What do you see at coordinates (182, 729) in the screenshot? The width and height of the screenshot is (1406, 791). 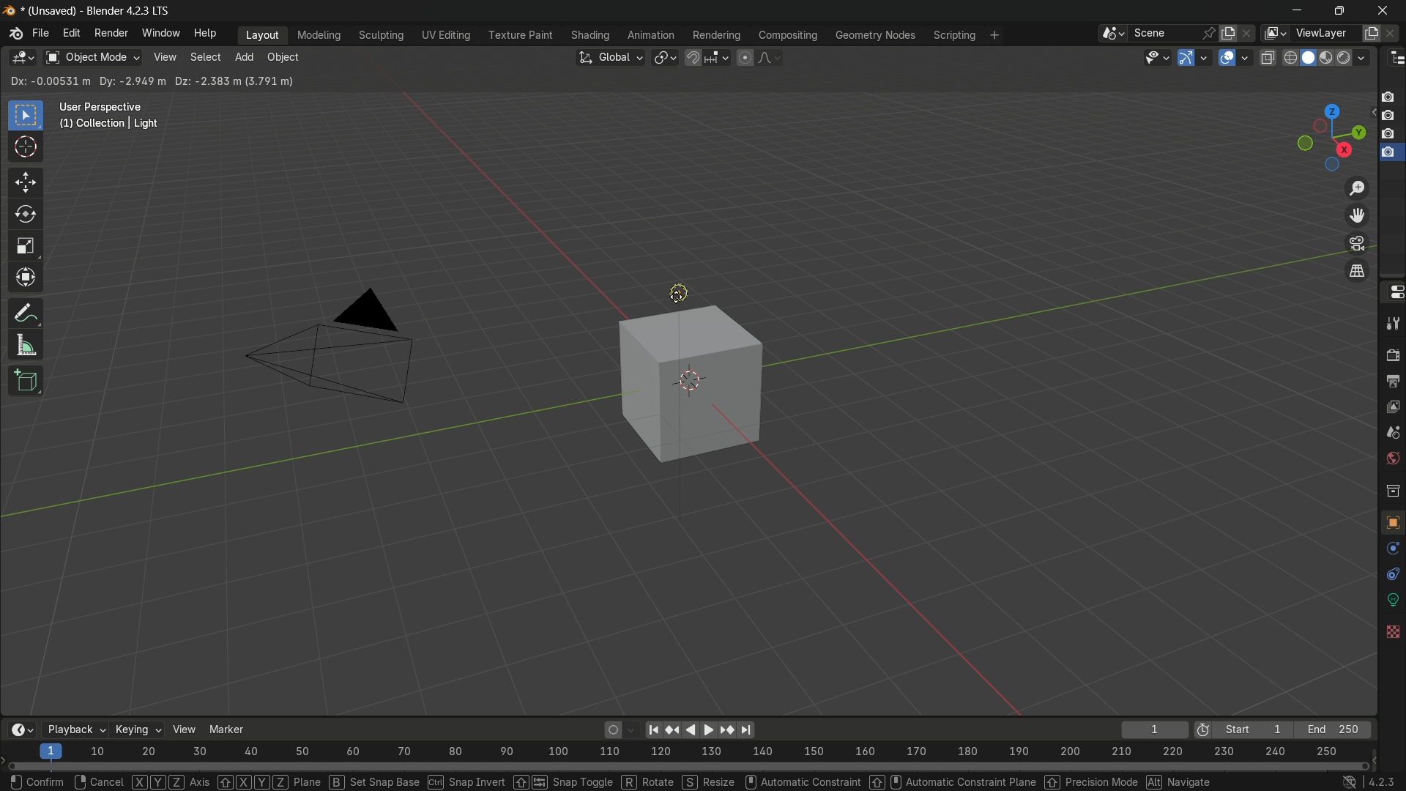 I see `view` at bounding box center [182, 729].